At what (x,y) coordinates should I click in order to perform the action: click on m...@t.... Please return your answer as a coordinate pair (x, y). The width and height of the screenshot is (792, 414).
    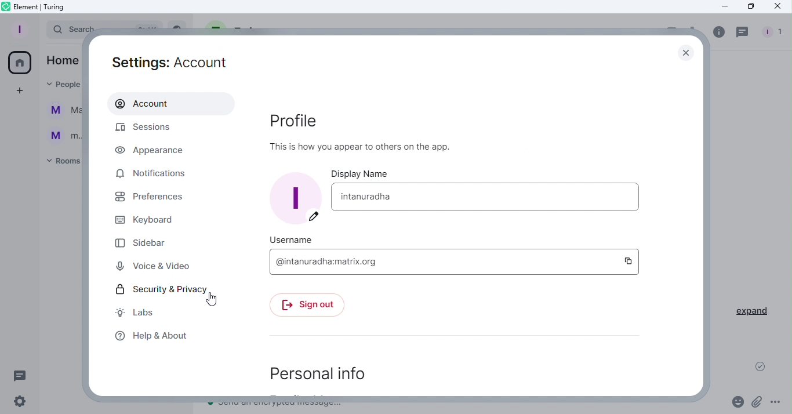
    Looking at the image, I should click on (61, 135).